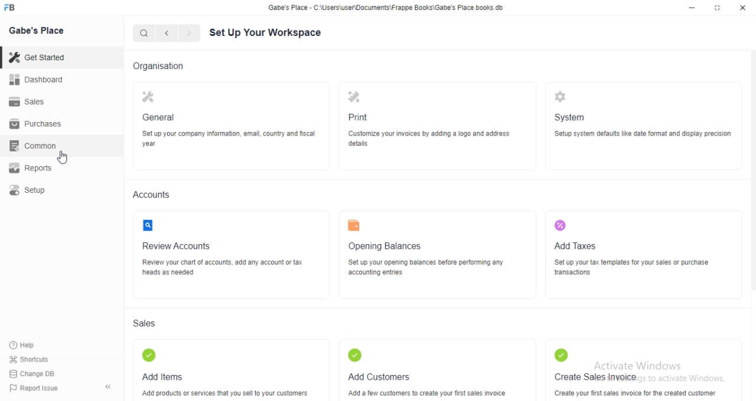 The height and width of the screenshot is (401, 756). I want to click on ‘Shortcuts, so click(37, 359).